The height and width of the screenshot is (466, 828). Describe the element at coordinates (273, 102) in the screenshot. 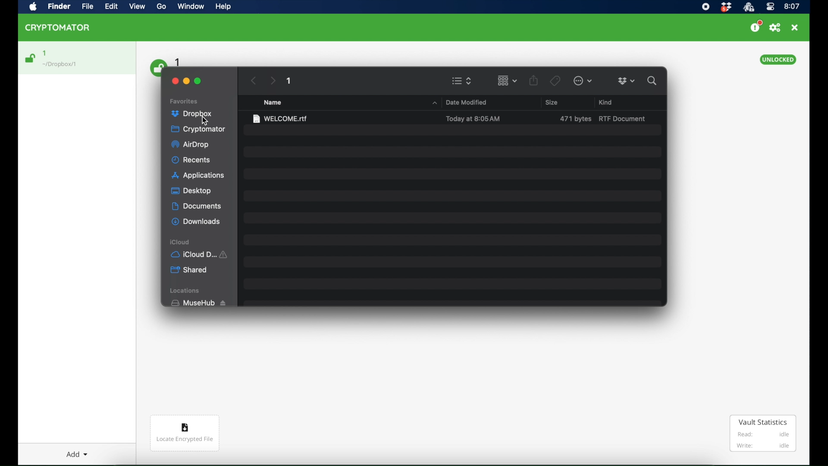

I see `name` at that location.